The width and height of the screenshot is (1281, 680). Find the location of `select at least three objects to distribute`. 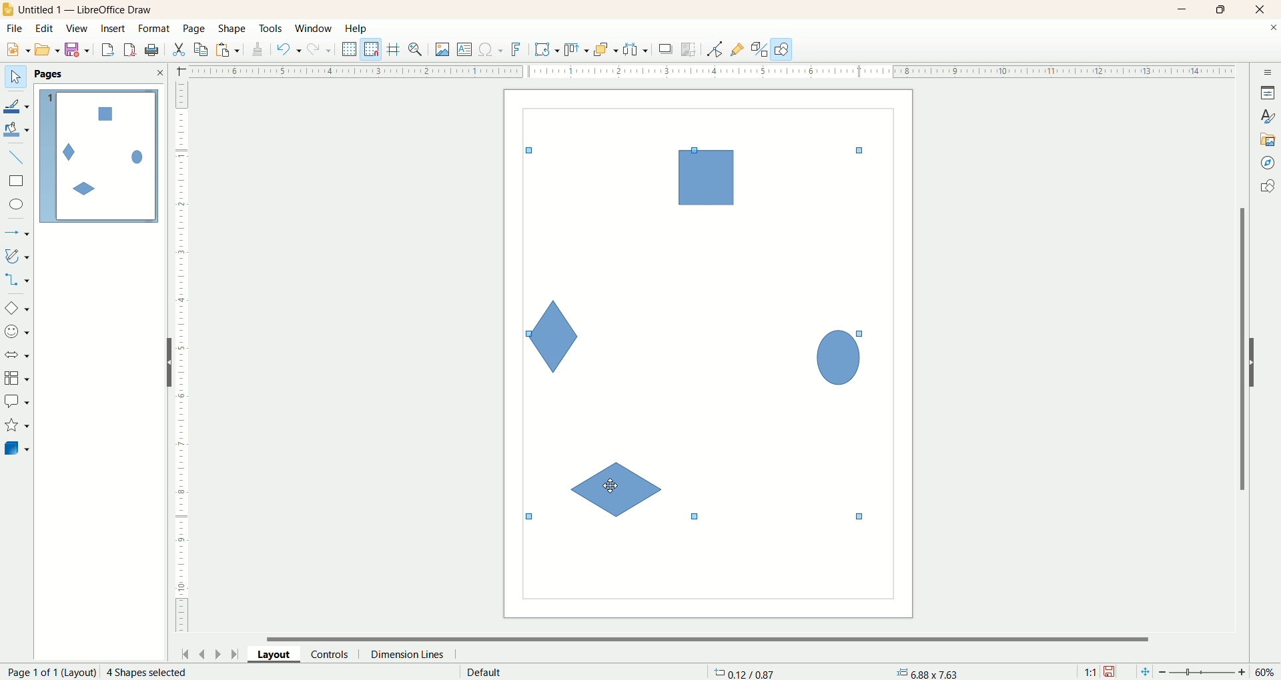

select at least three objects to distribute is located at coordinates (636, 49).